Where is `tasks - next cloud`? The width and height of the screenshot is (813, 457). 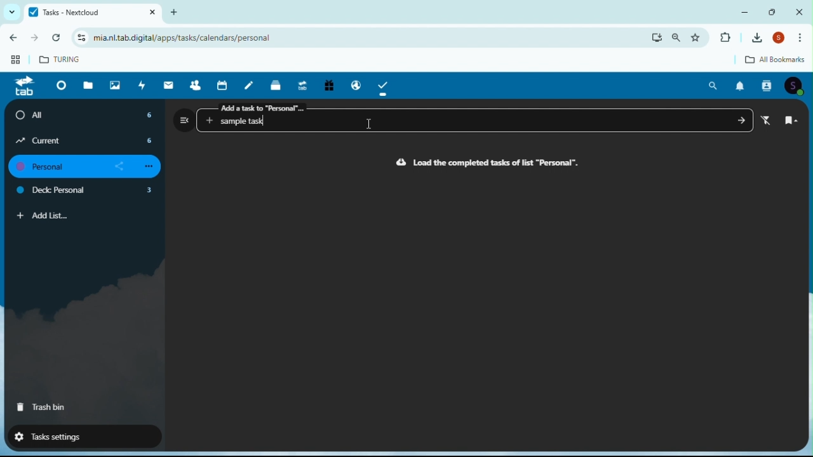 tasks - next cloud is located at coordinates (91, 12).